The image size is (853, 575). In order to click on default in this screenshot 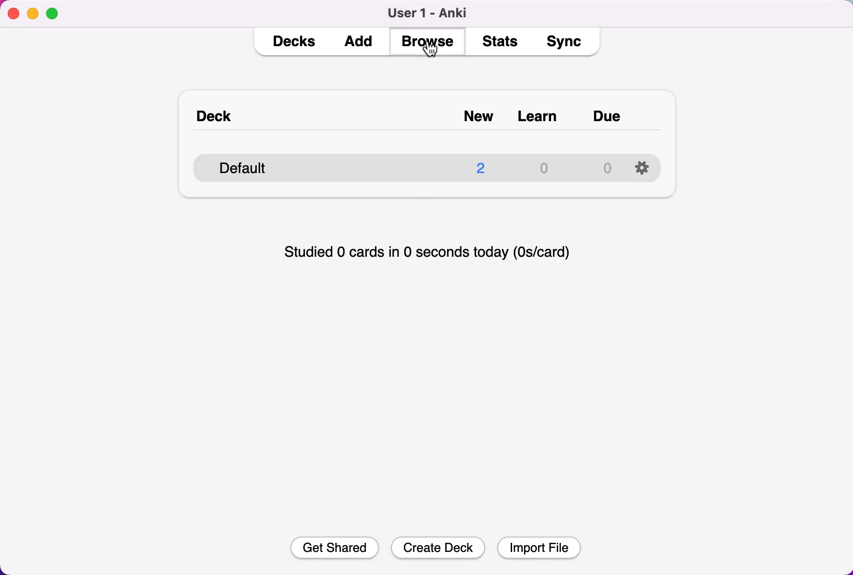, I will do `click(243, 167)`.